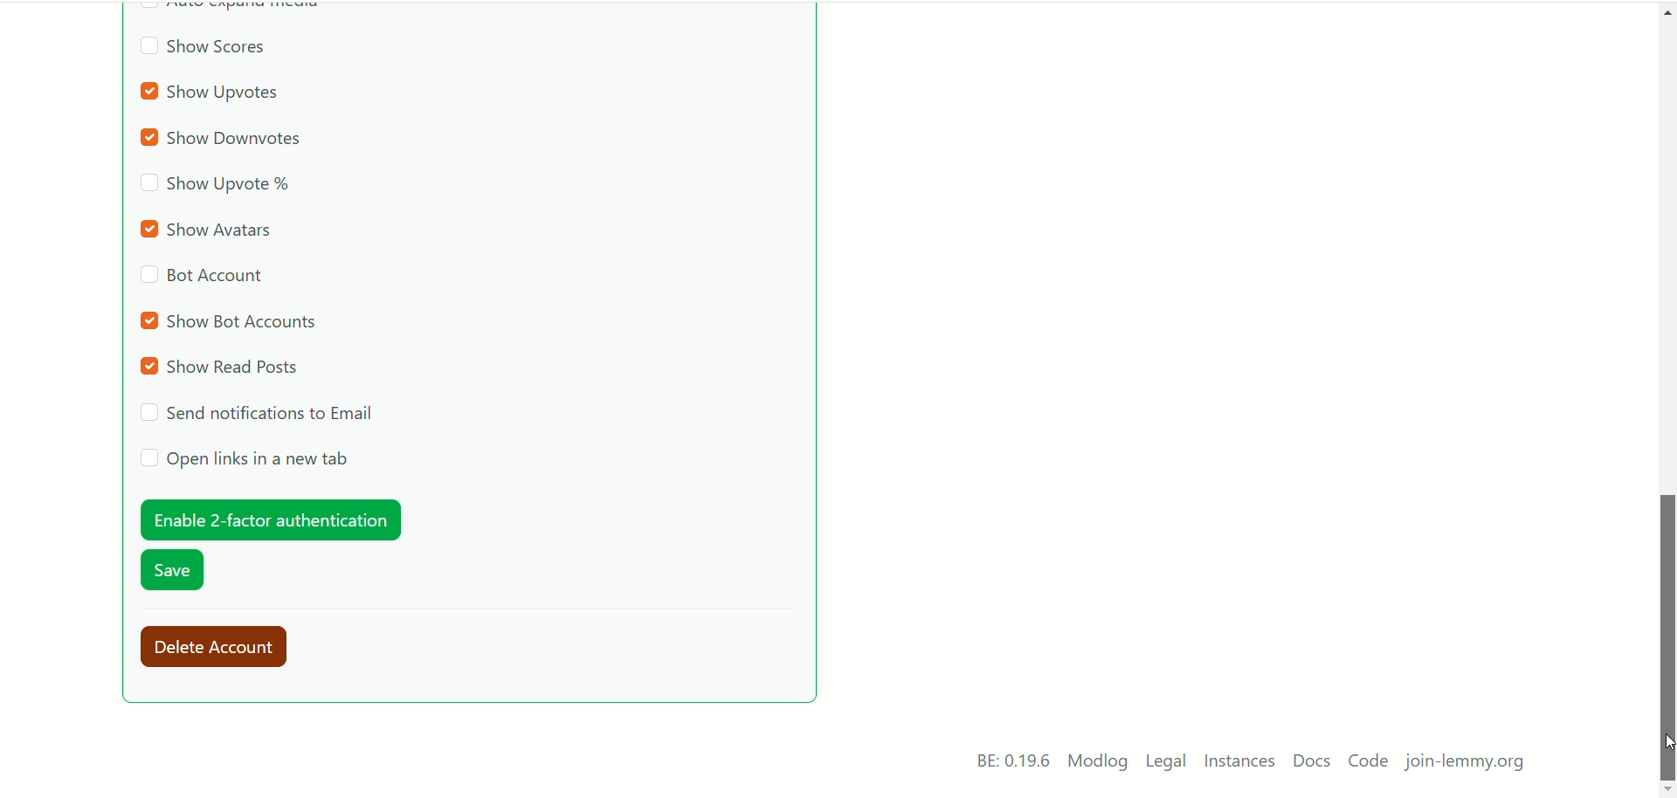 The image size is (1677, 798). I want to click on send notifications to email, so click(261, 413).